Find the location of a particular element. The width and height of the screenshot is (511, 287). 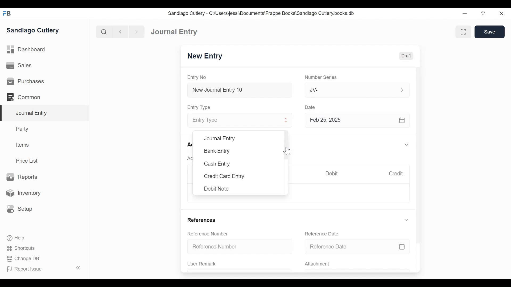

Restore is located at coordinates (483, 14).